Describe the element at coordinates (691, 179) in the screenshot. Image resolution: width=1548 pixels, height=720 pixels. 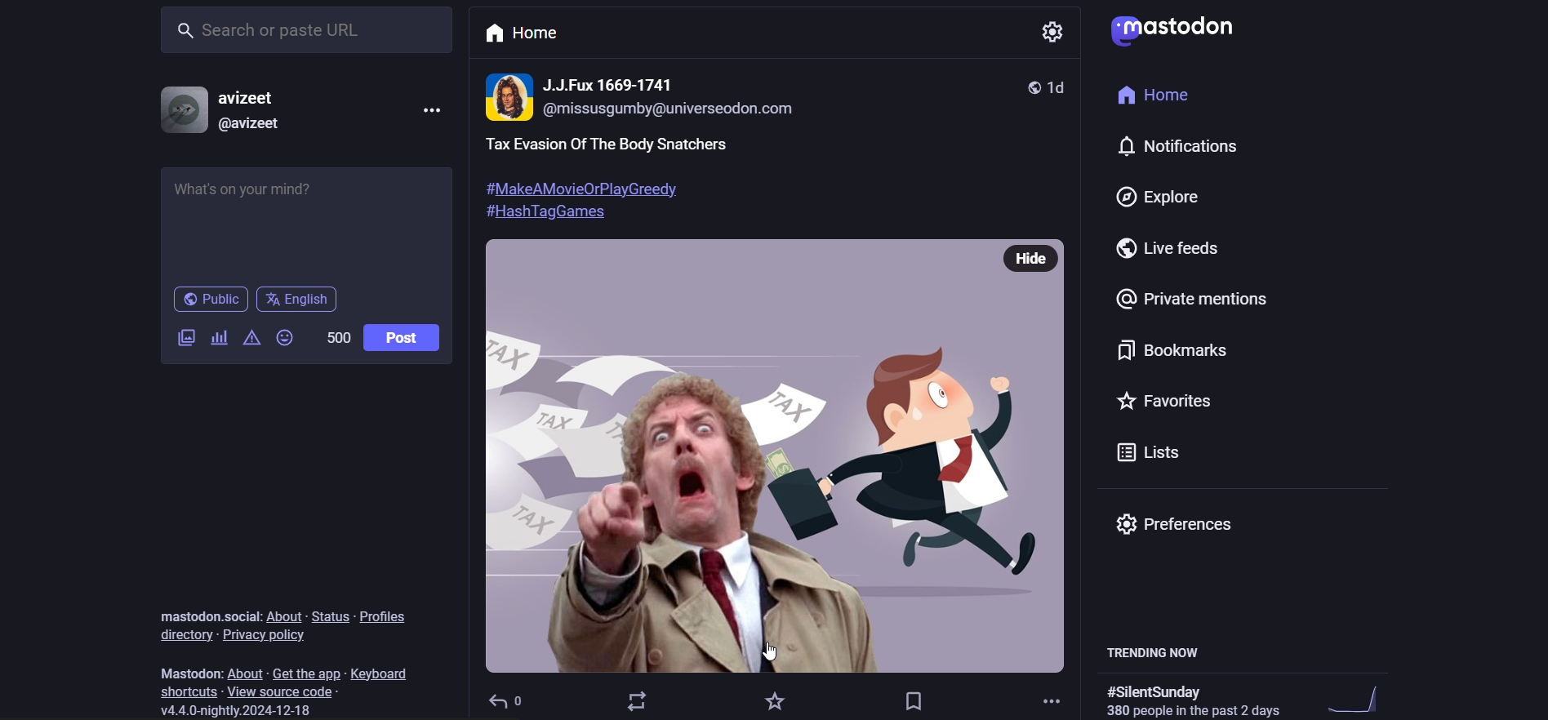
I see `post` at that location.